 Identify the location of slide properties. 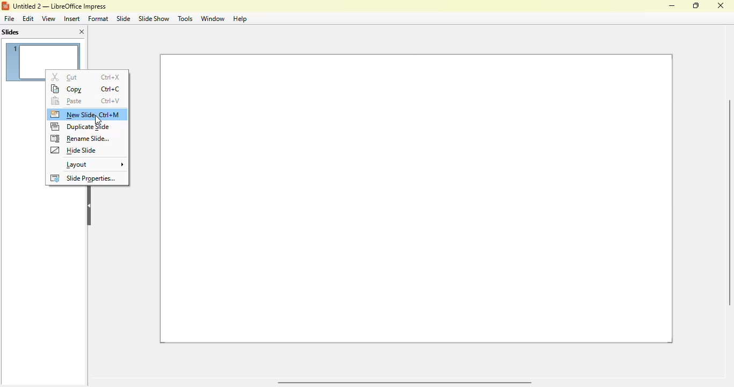
(84, 178).